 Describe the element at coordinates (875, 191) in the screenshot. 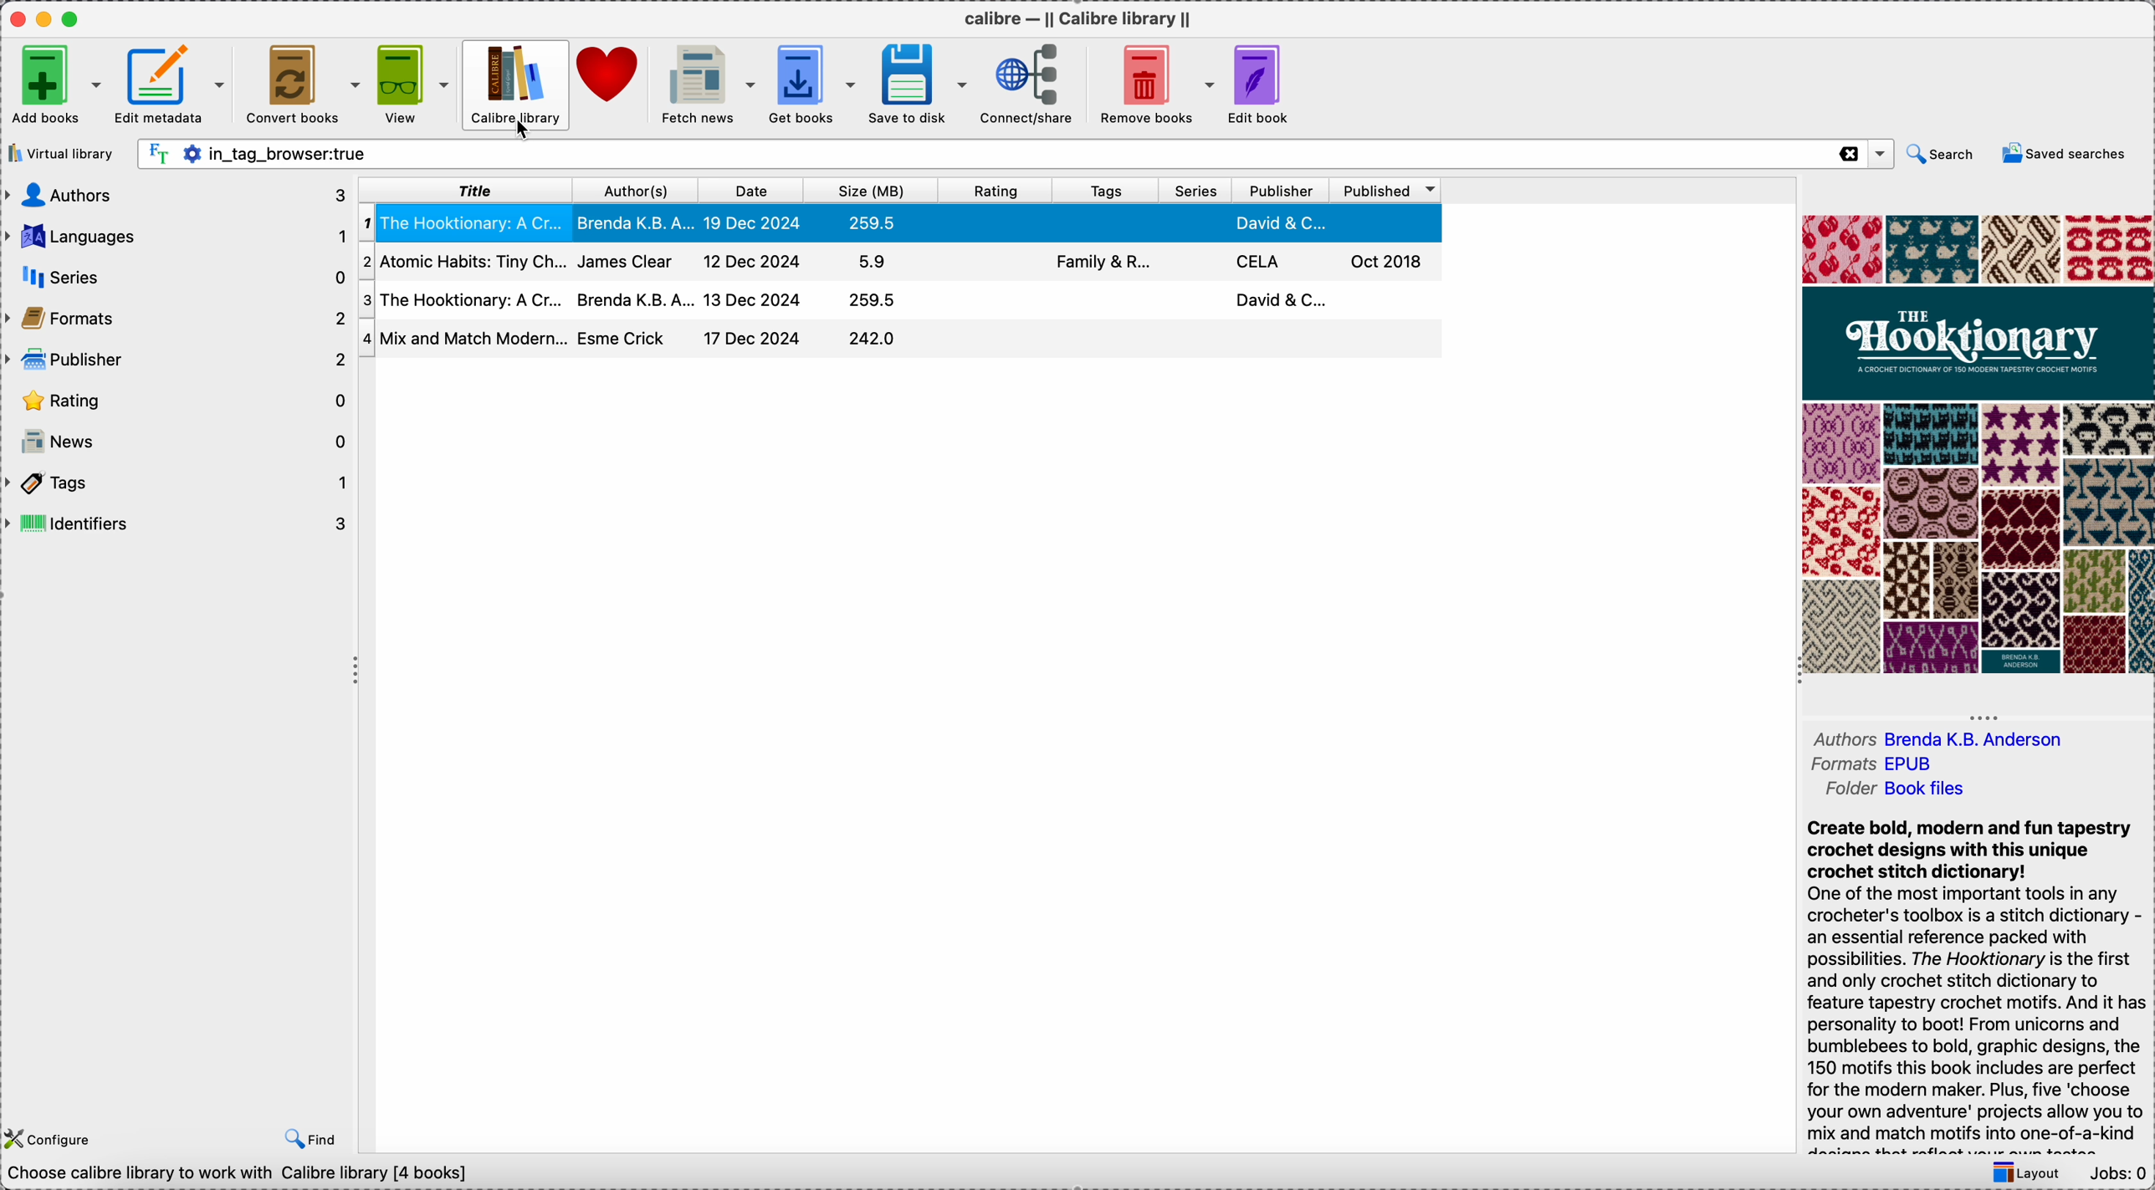

I see `size` at that location.